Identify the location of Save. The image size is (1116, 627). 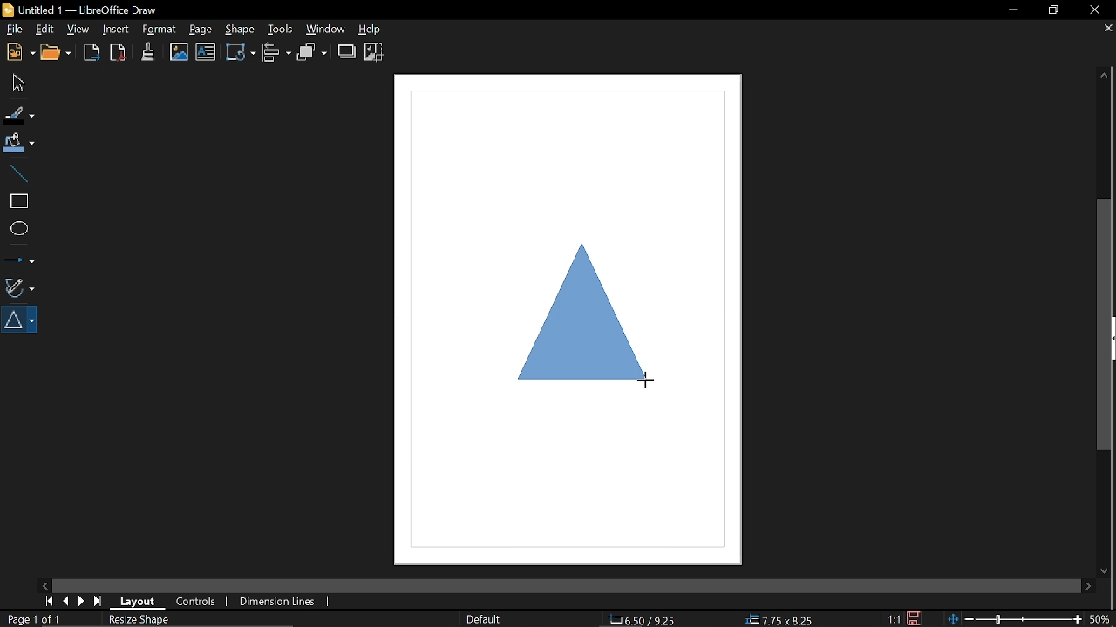
(914, 618).